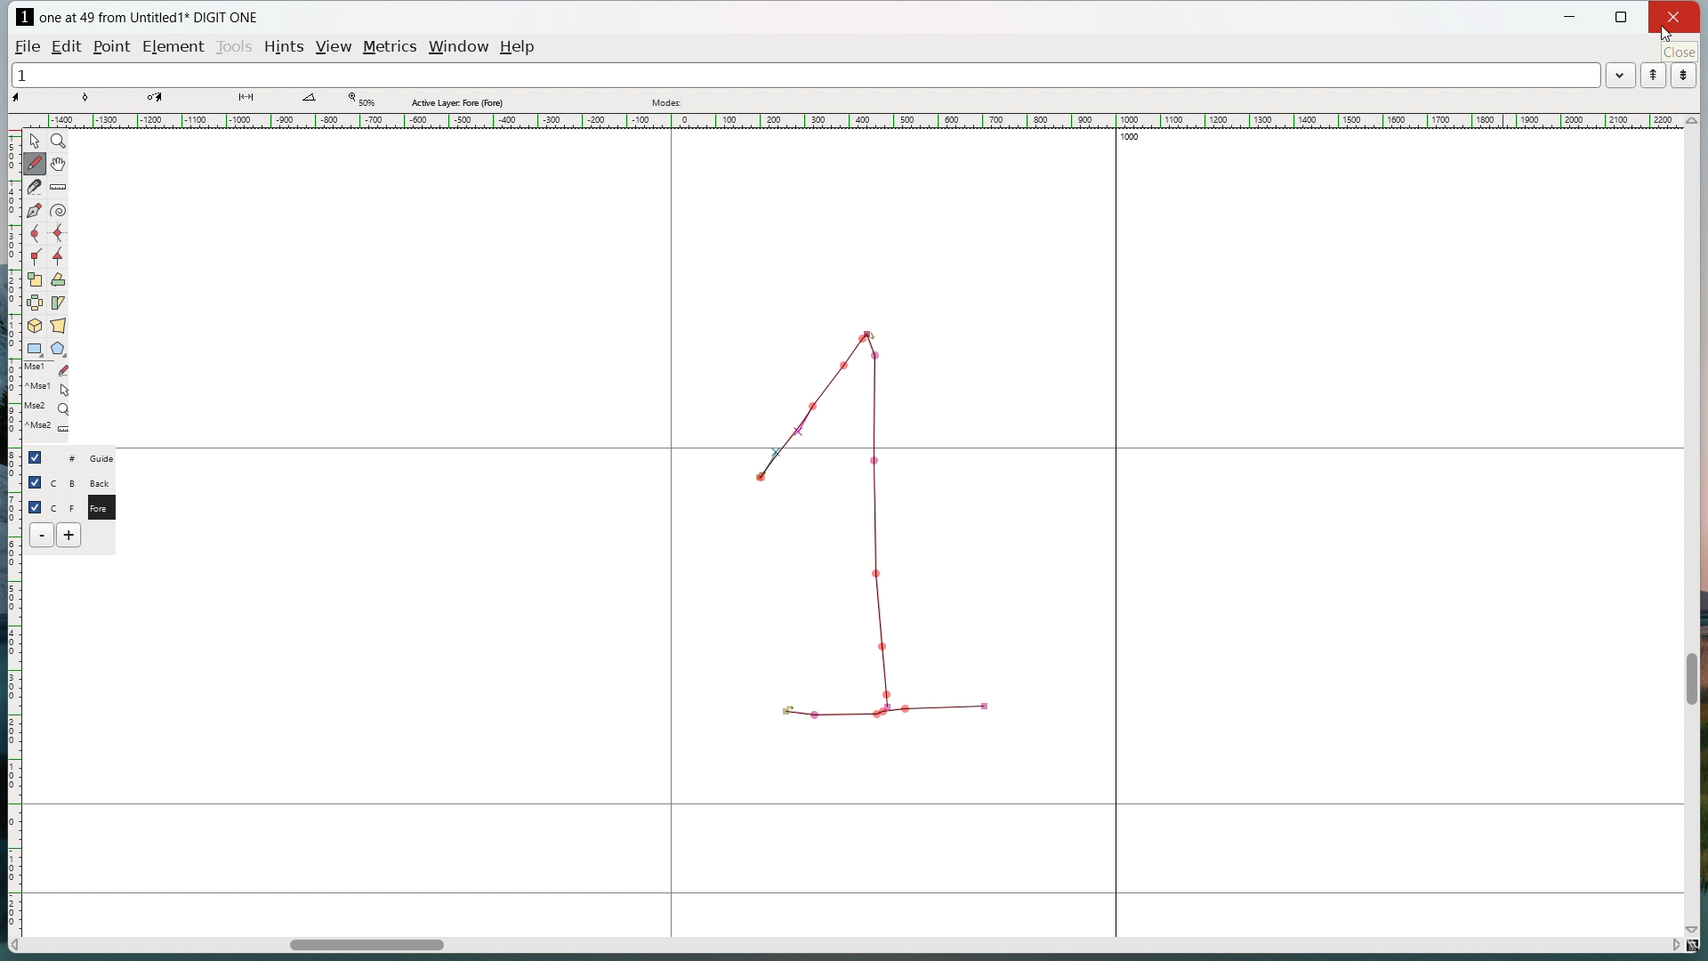 The height and width of the screenshot is (961, 1708). What do you see at coordinates (172, 100) in the screenshot?
I see `coordinate of destination` at bounding box center [172, 100].